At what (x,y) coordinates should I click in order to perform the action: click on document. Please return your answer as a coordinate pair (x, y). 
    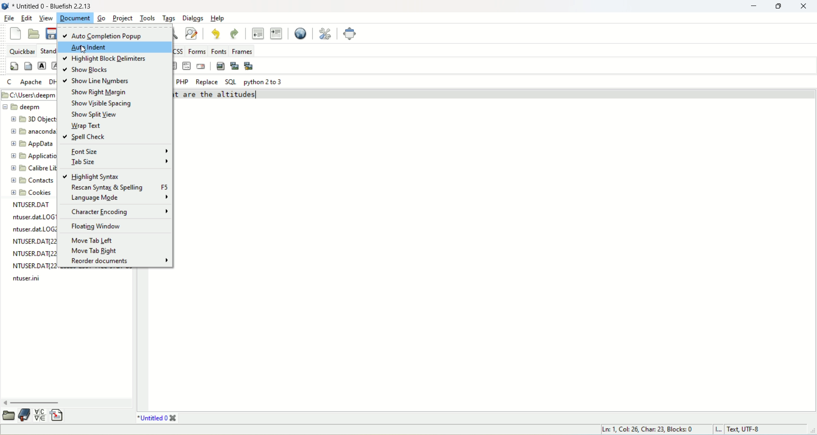
    Looking at the image, I should click on (54, 6).